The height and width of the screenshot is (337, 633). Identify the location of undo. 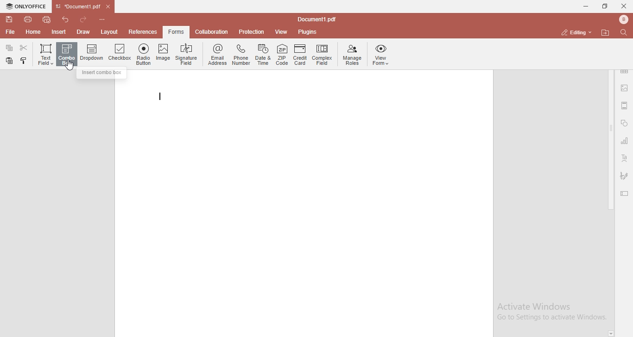
(67, 19).